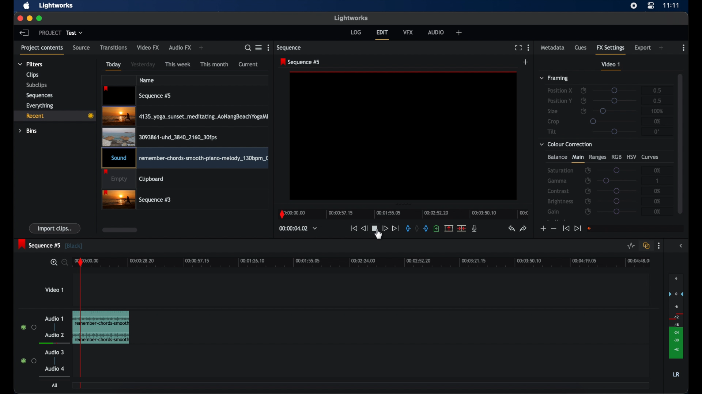 This screenshot has height=394, width=702. I want to click on more options, so click(683, 48).